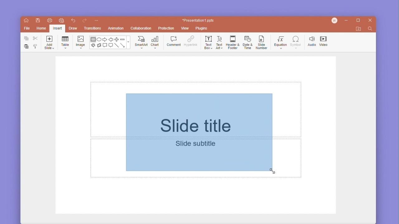 This screenshot has width=399, height=224. Describe the element at coordinates (105, 45) in the screenshot. I see `comment text box` at that location.